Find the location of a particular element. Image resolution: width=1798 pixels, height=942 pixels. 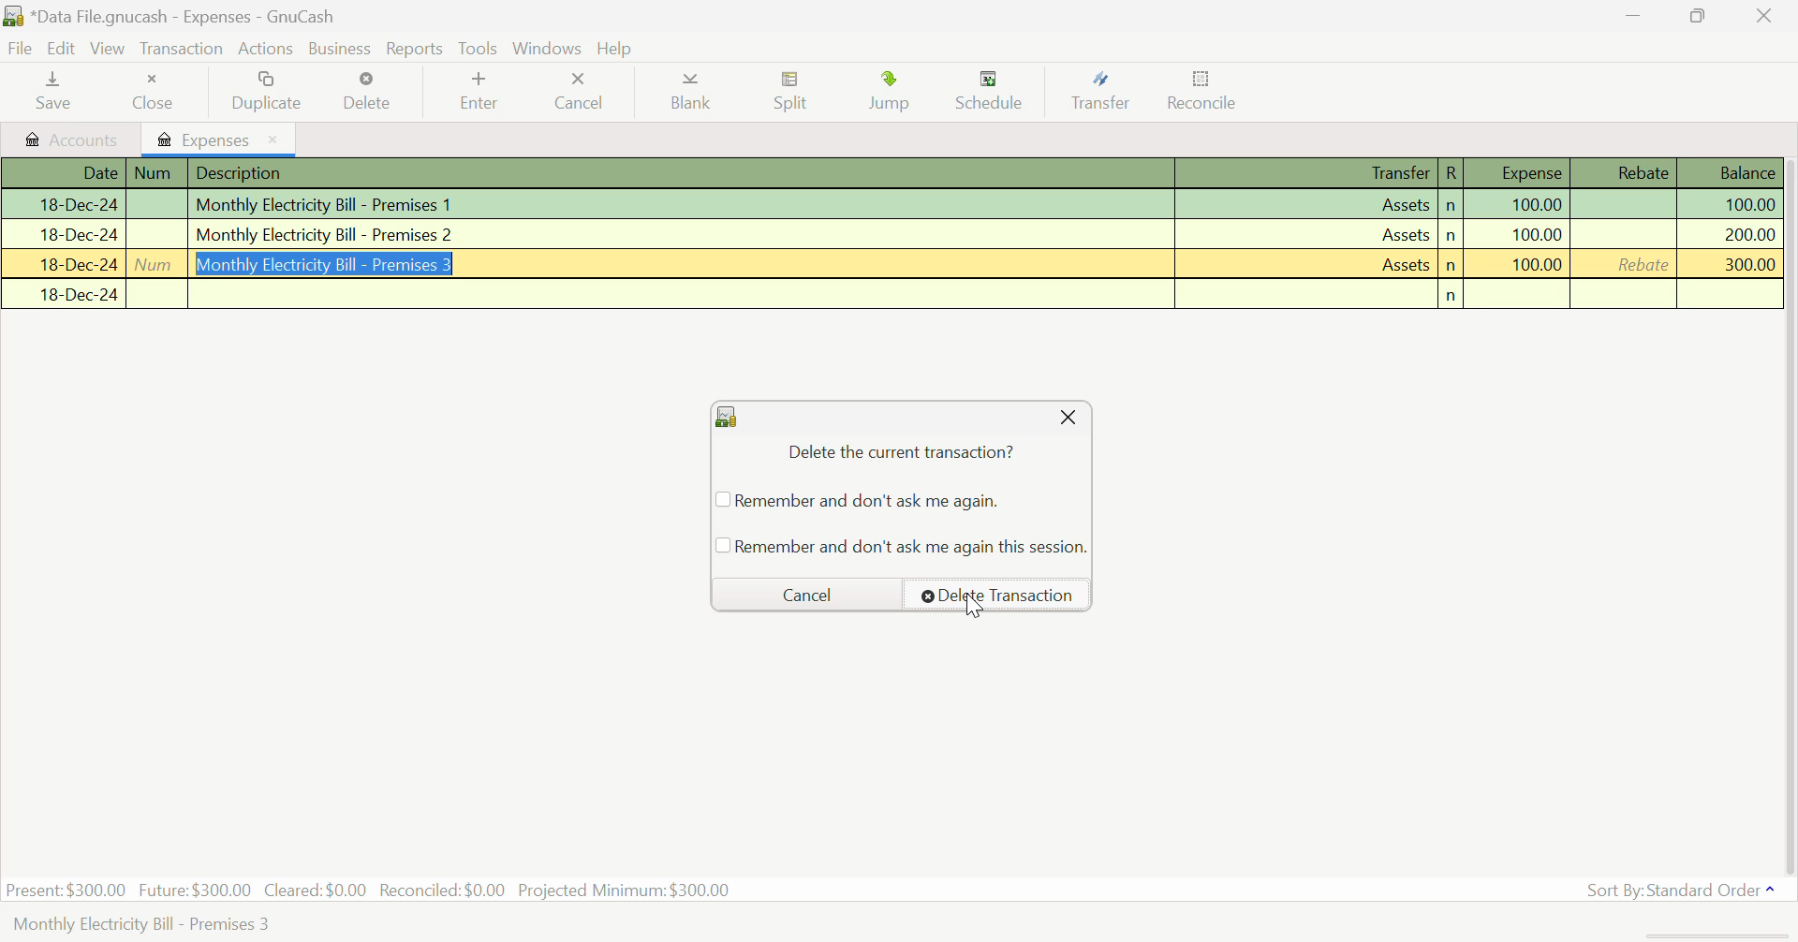

Minimize Window is located at coordinates (1701, 16).